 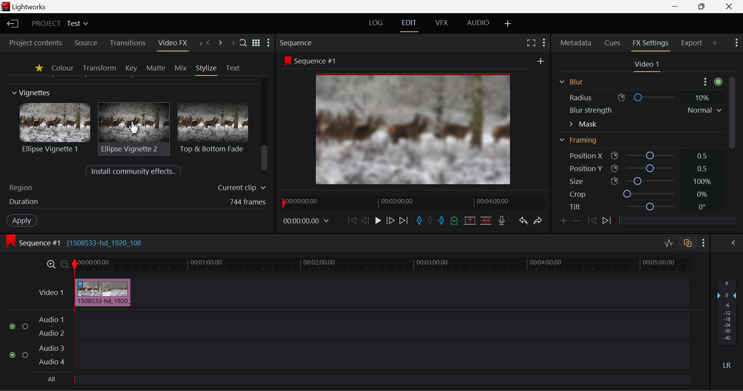 I want to click on Stylize Panel Open, so click(x=207, y=68).